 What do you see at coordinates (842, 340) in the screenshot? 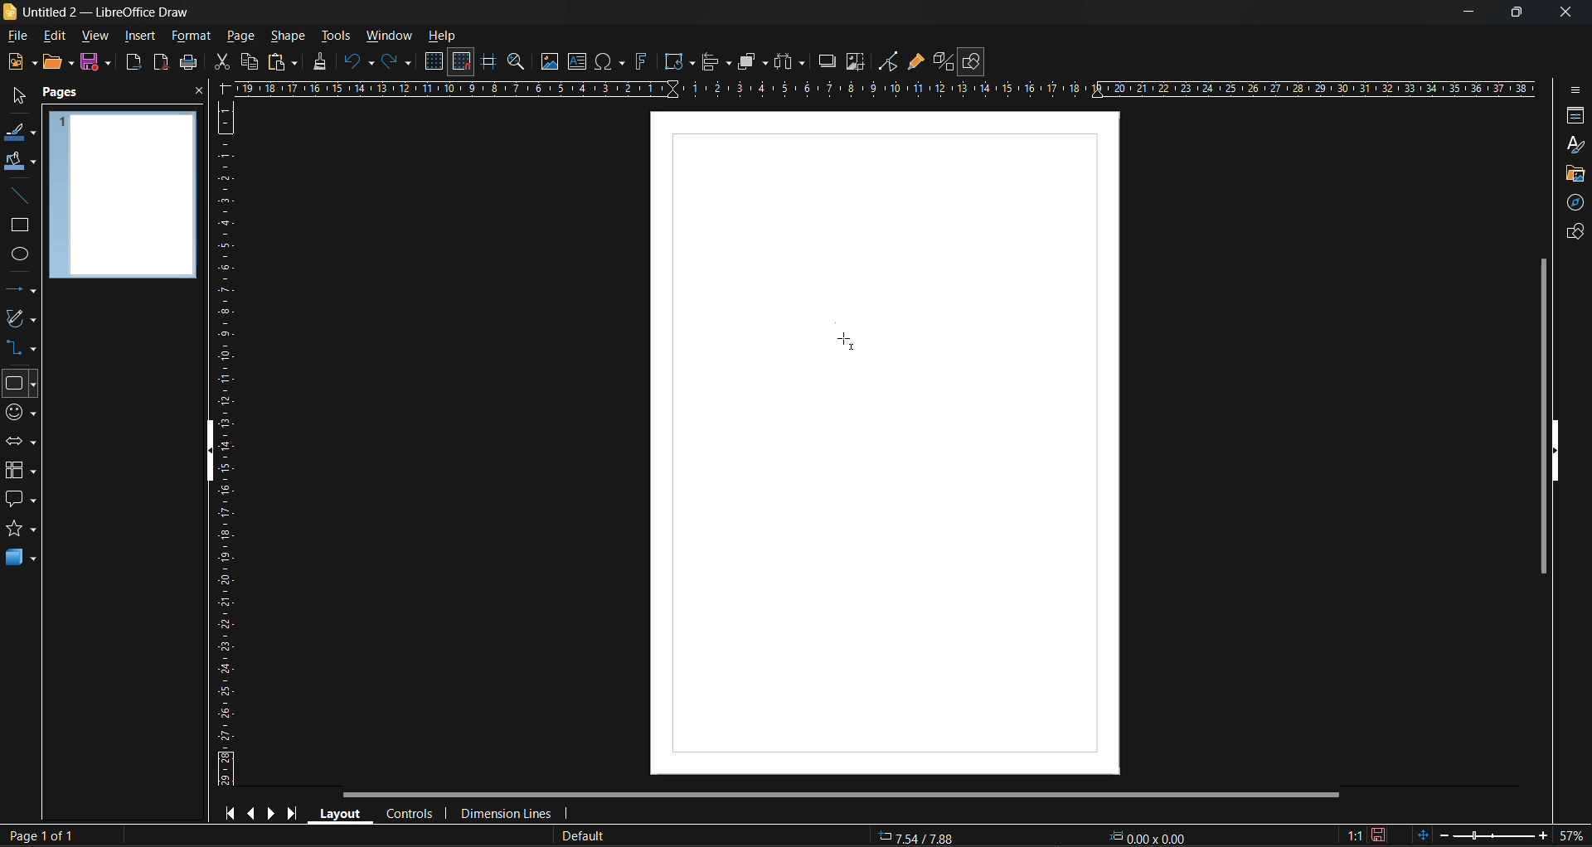
I see `cursor` at bounding box center [842, 340].